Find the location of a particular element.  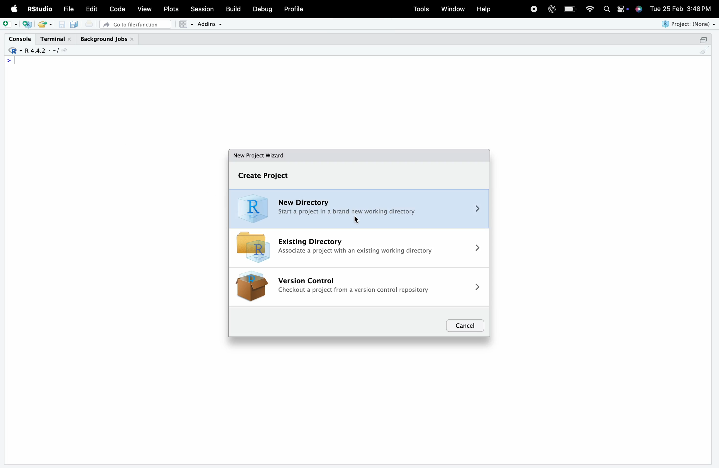

new file is located at coordinates (10, 24).